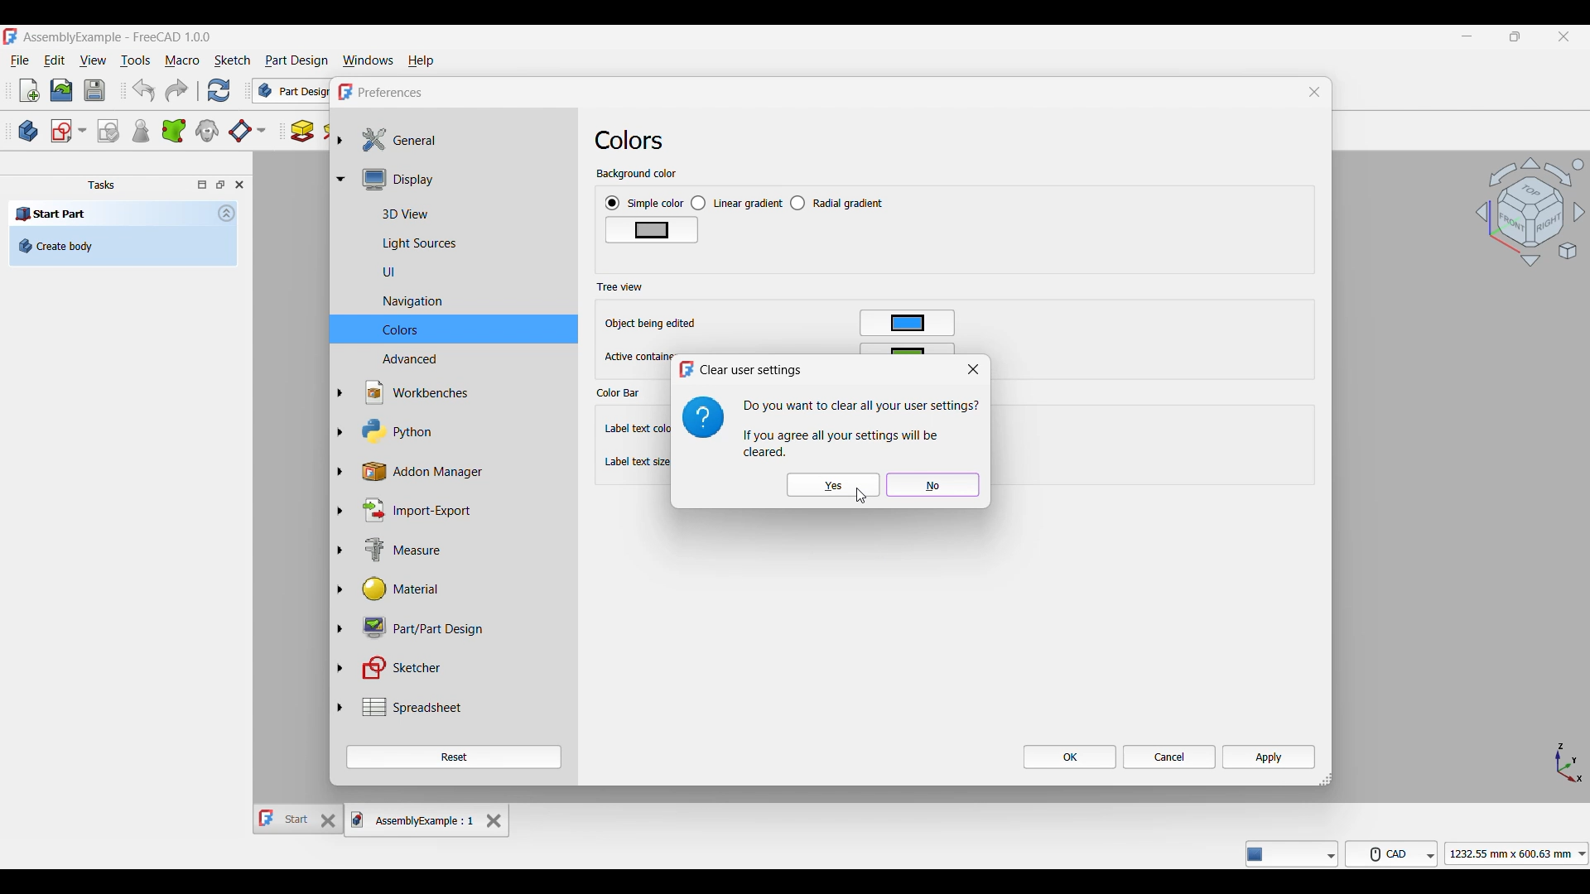 The width and height of the screenshot is (1590, 894). What do you see at coordinates (176, 90) in the screenshot?
I see `Redo` at bounding box center [176, 90].